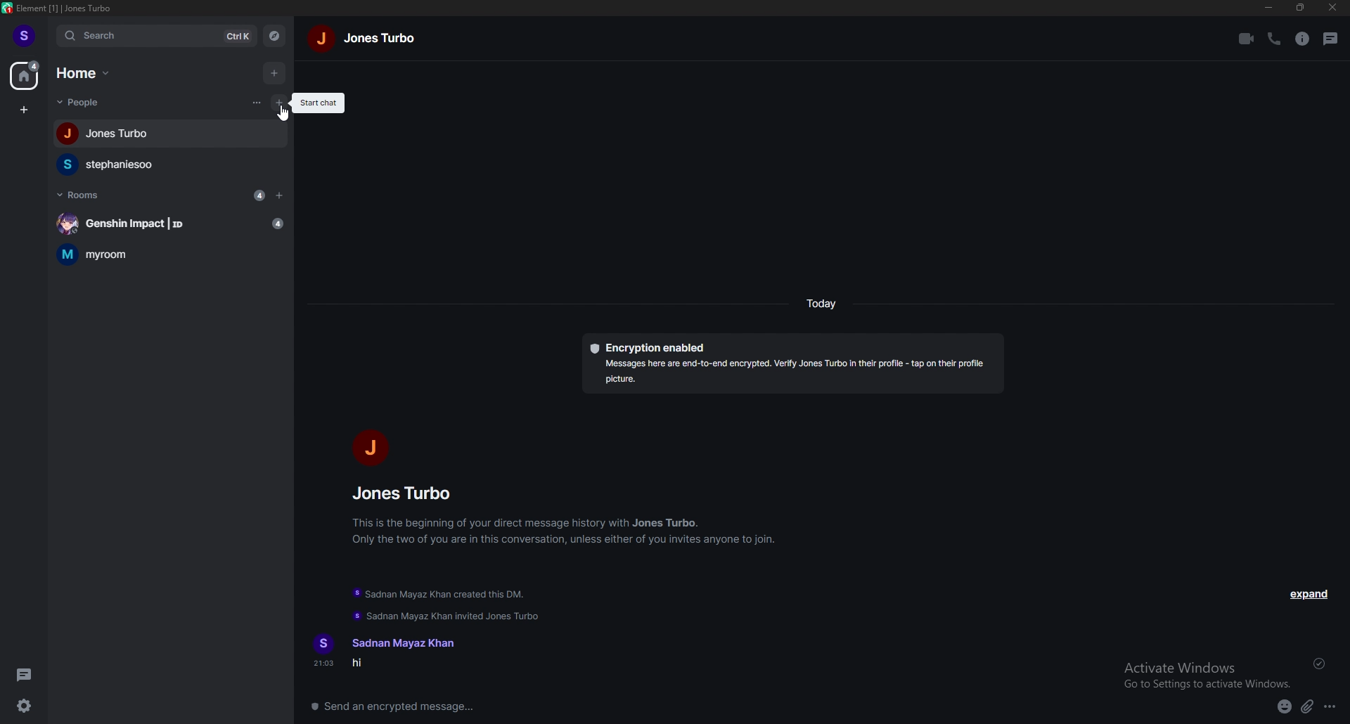 This screenshot has height=724, width=1350. What do you see at coordinates (25, 35) in the screenshot?
I see `s` at bounding box center [25, 35].